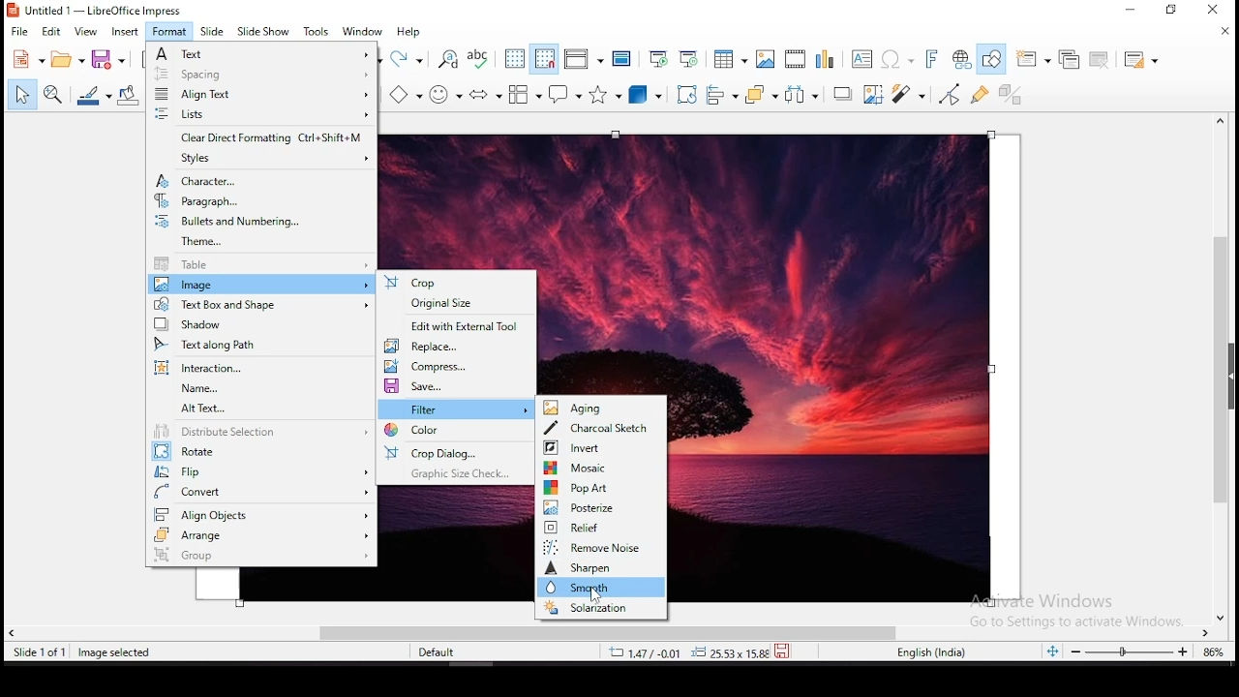 The image size is (1239, 697). I want to click on spacing, so click(261, 75).